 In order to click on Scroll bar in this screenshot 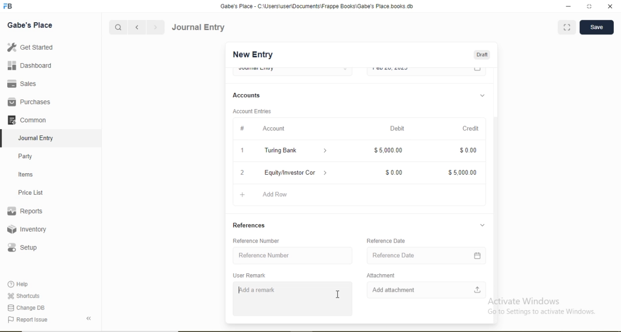, I will do `click(495, 187)`.